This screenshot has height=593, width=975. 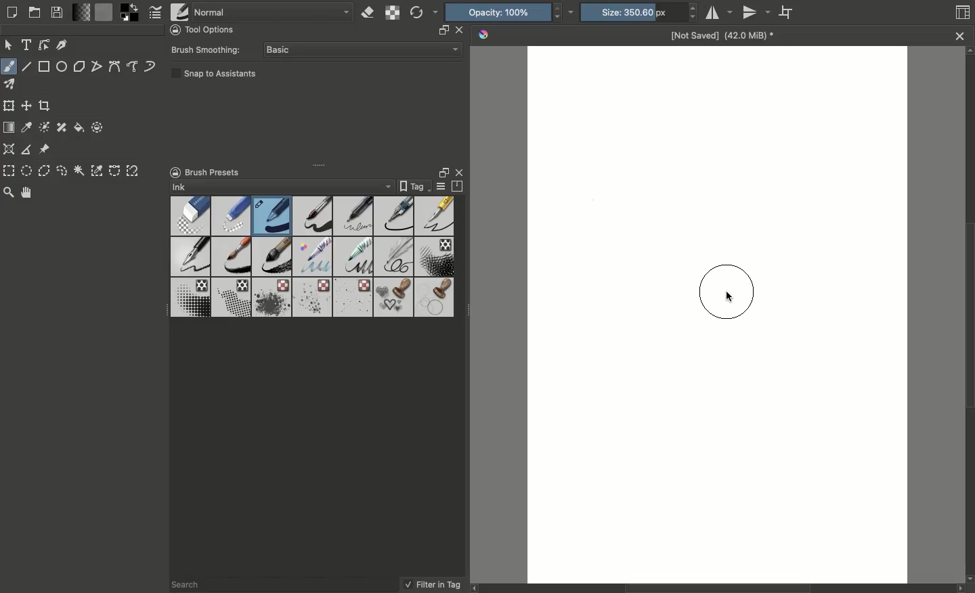 What do you see at coordinates (9, 127) in the screenshot?
I see `Draw a gradient` at bounding box center [9, 127].